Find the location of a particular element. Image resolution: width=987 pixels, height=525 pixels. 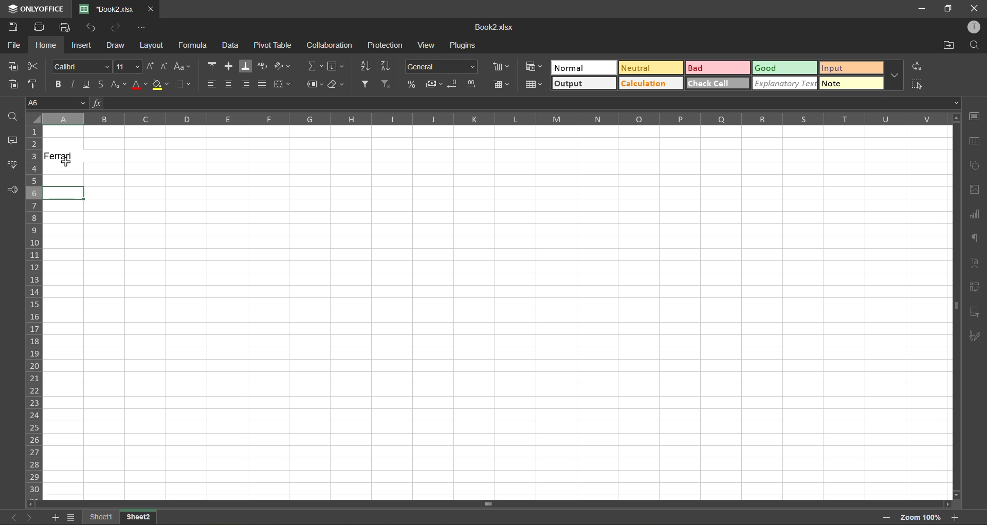

increment size is located at coordinates (151, 66).